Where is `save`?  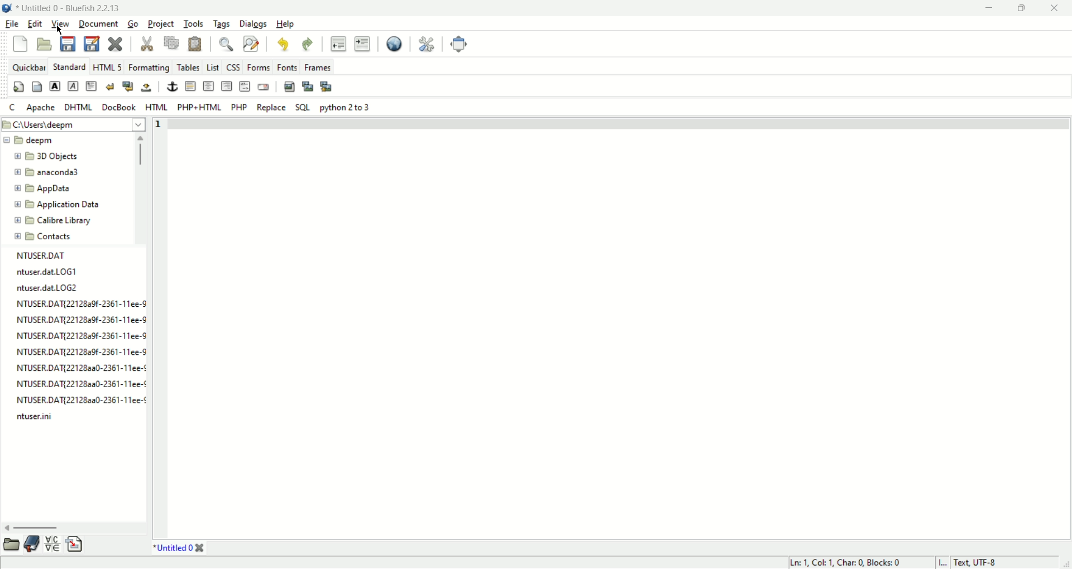
save is located at coordinates (66, 44).